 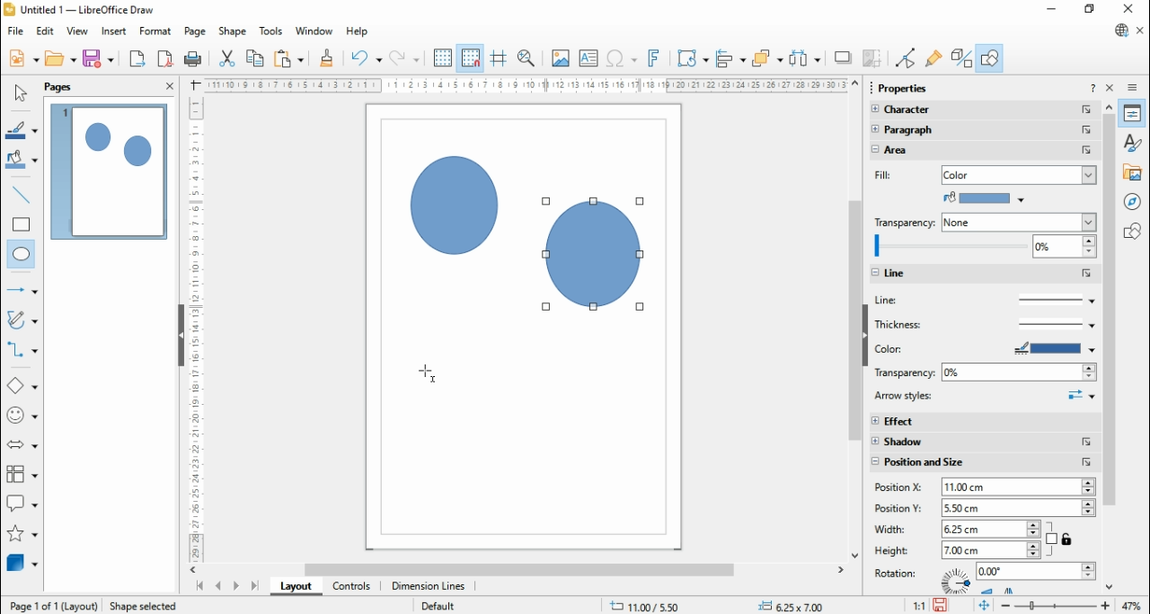 I want to click on paint bucket color, so click(x=985, y=197).